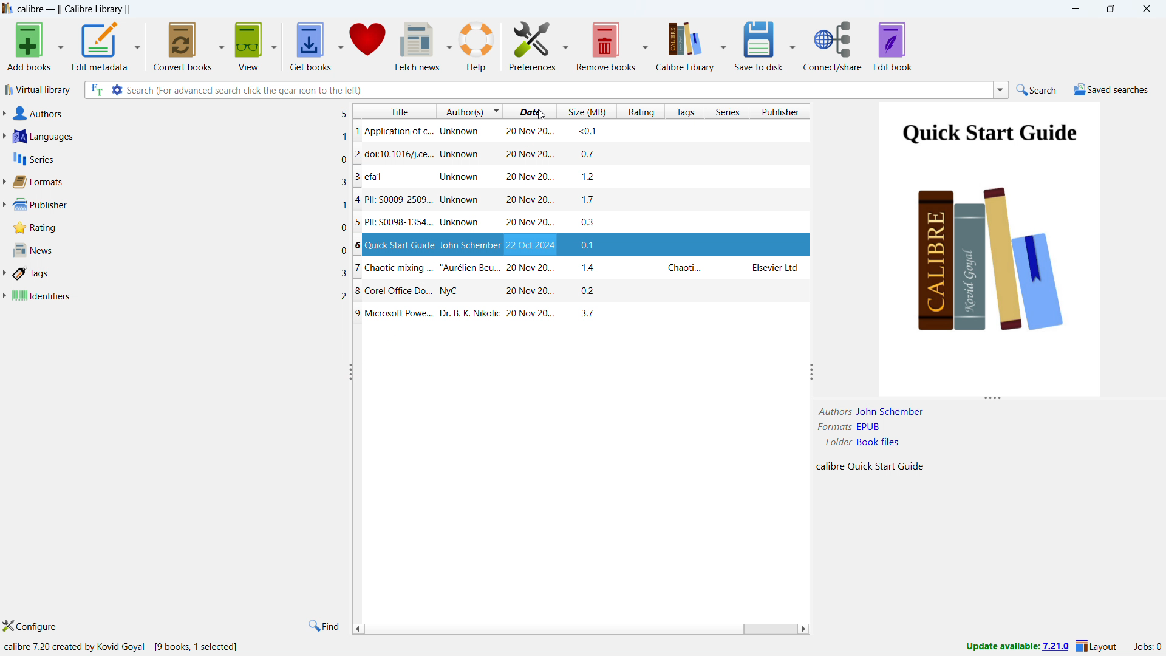  What do you see at coordinates (832, 428) in the screenshot?
I see `Formats` at bounding box center [832, 428].